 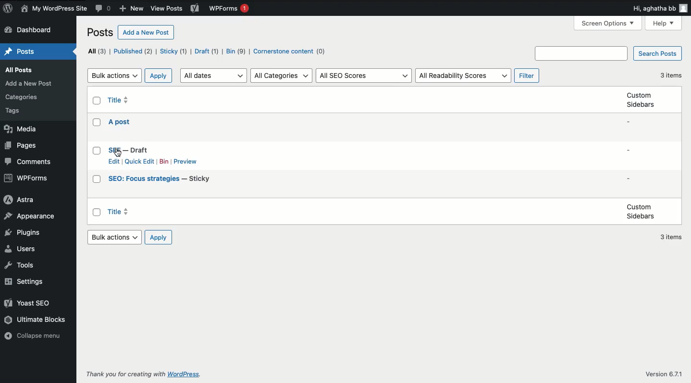 I want to click on Checkbox, so click(x=97, y=213).